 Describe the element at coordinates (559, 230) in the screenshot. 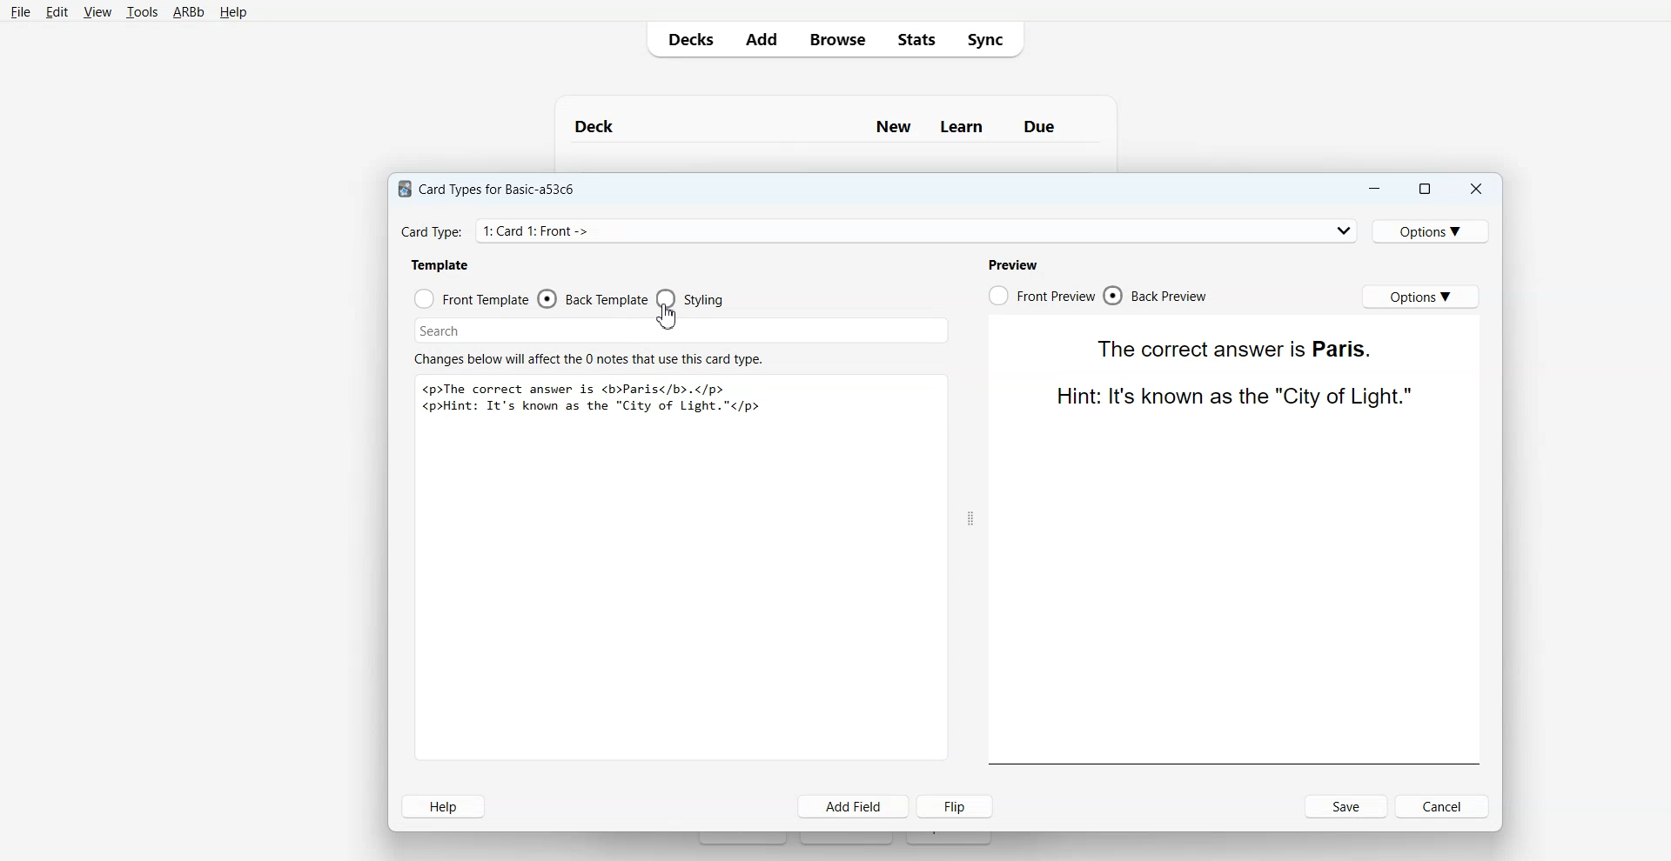

I see `Card Type: 1: Card 1: Front -> Back` at that location.